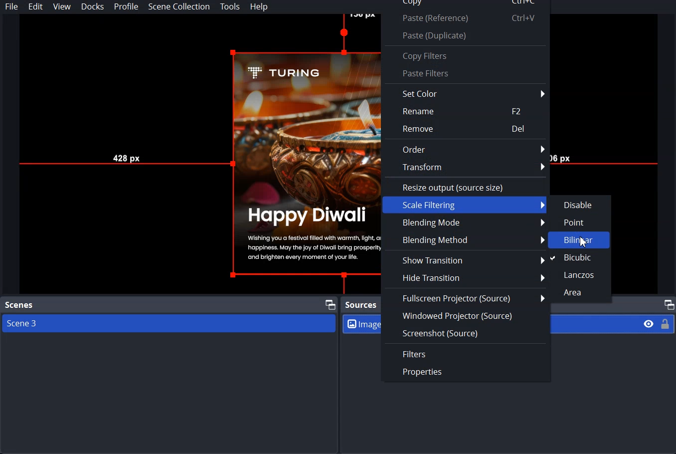 Image resolution: width=676 pixels, height=454 pixels. I want to click on Hide transition, so click(463, 277).